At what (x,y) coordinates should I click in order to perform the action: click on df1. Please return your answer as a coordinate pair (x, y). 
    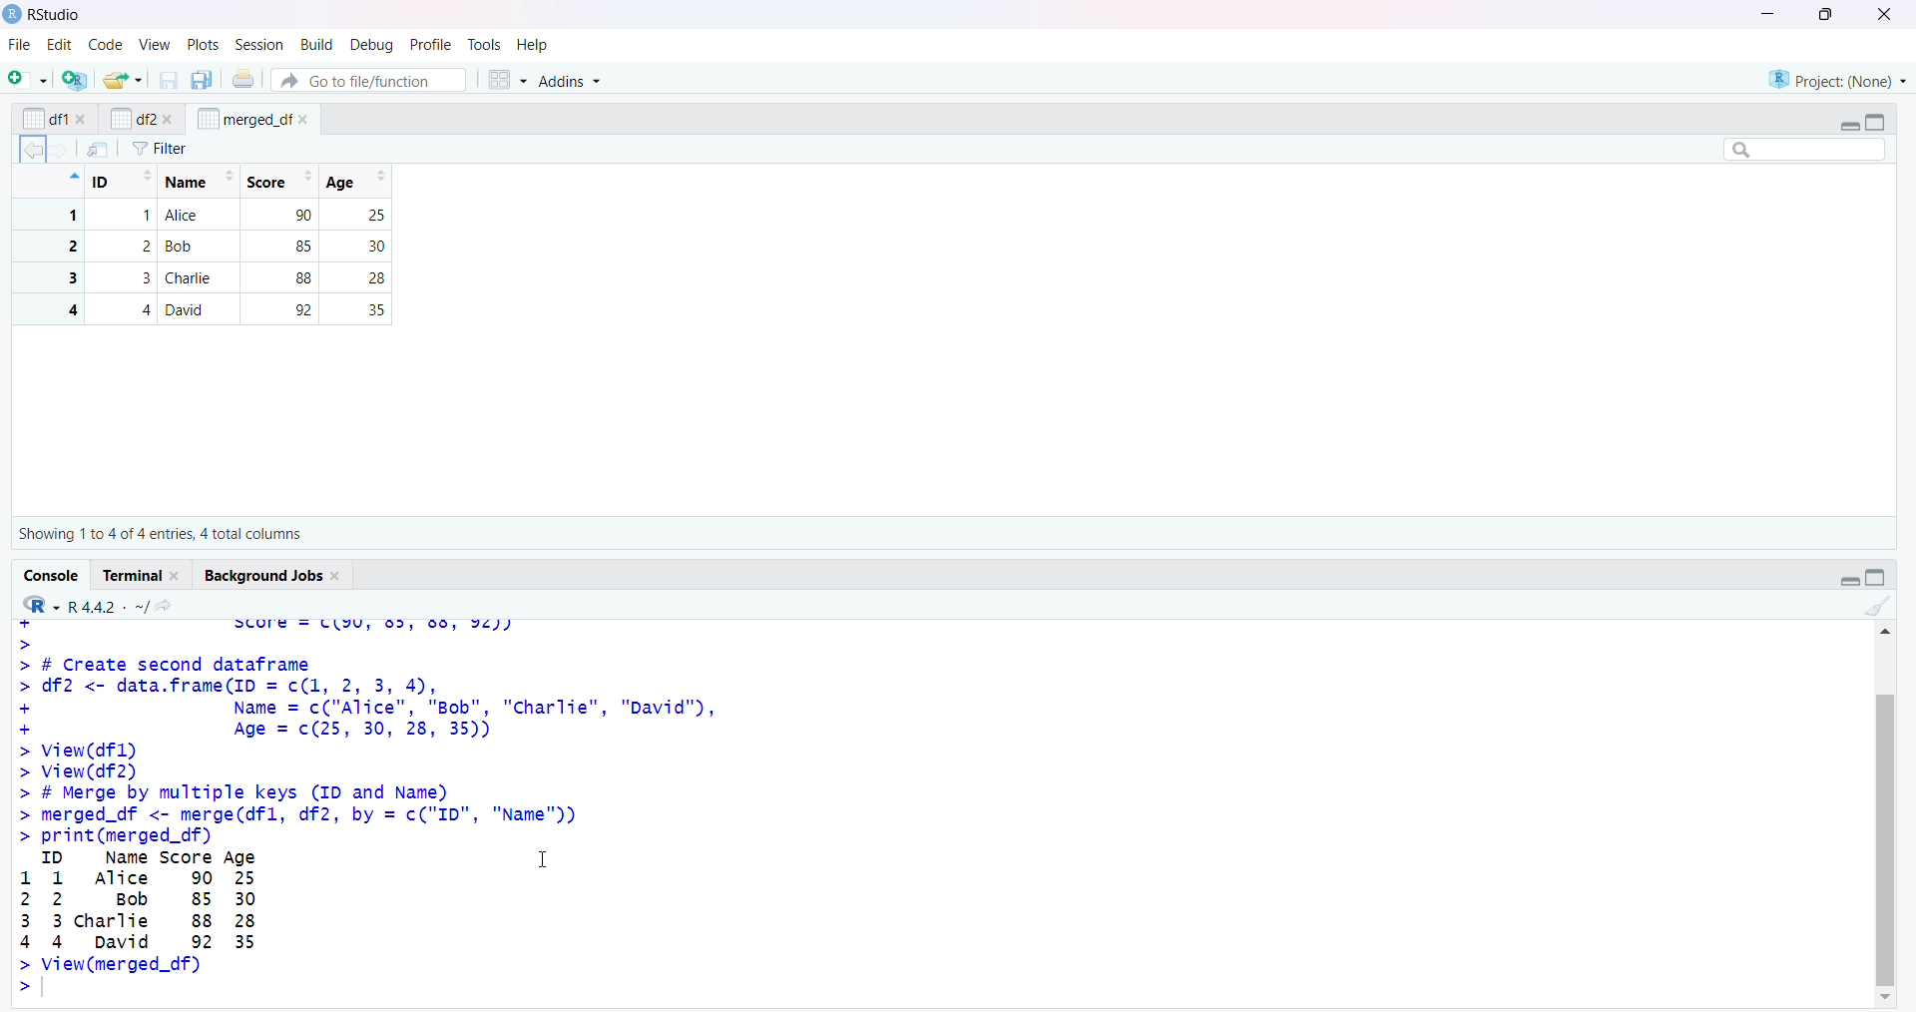
    Looking at the image, I should click on (45, 119).